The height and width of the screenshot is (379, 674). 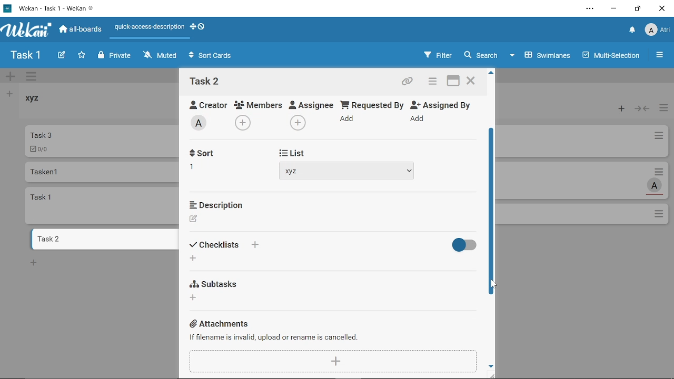 What do you see at coordinates (612, 56) in the screenshot?
I see `Multilanes` at bounding box center [612, 56].